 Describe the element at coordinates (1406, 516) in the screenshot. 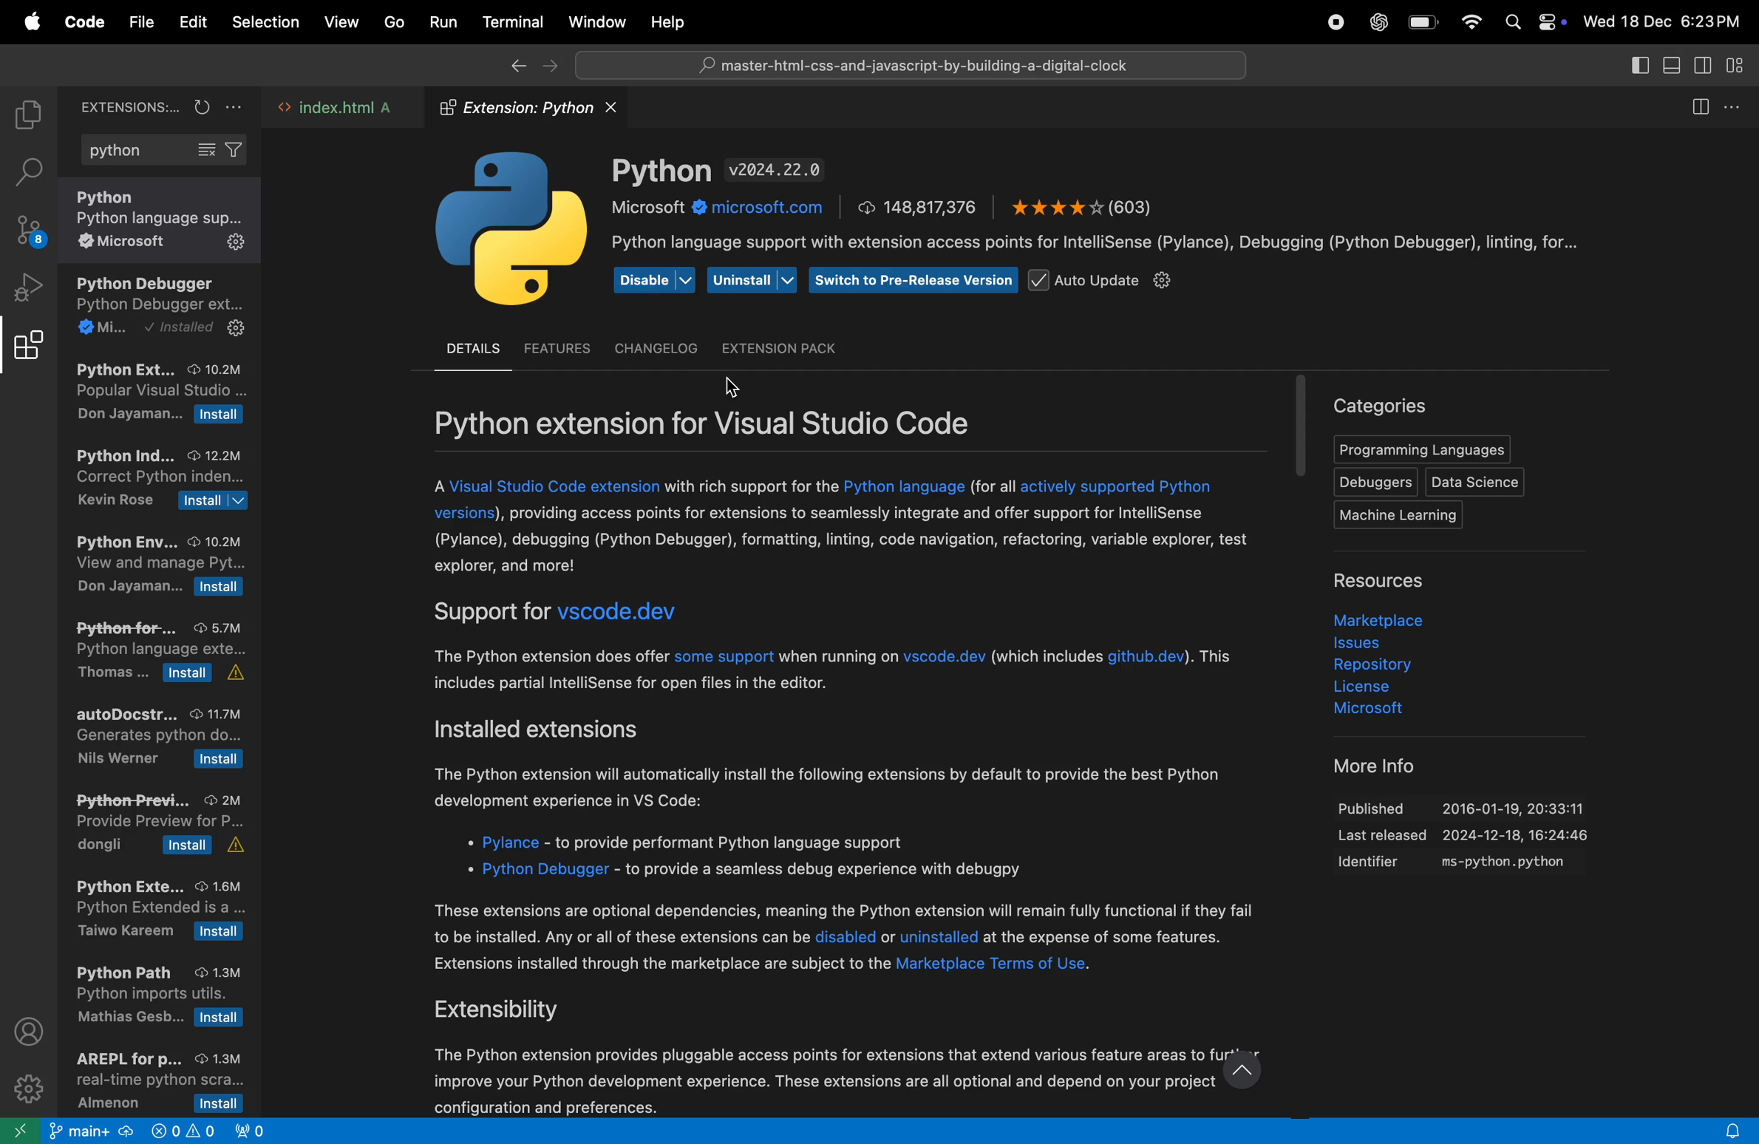

I see `machine learning` at that location.